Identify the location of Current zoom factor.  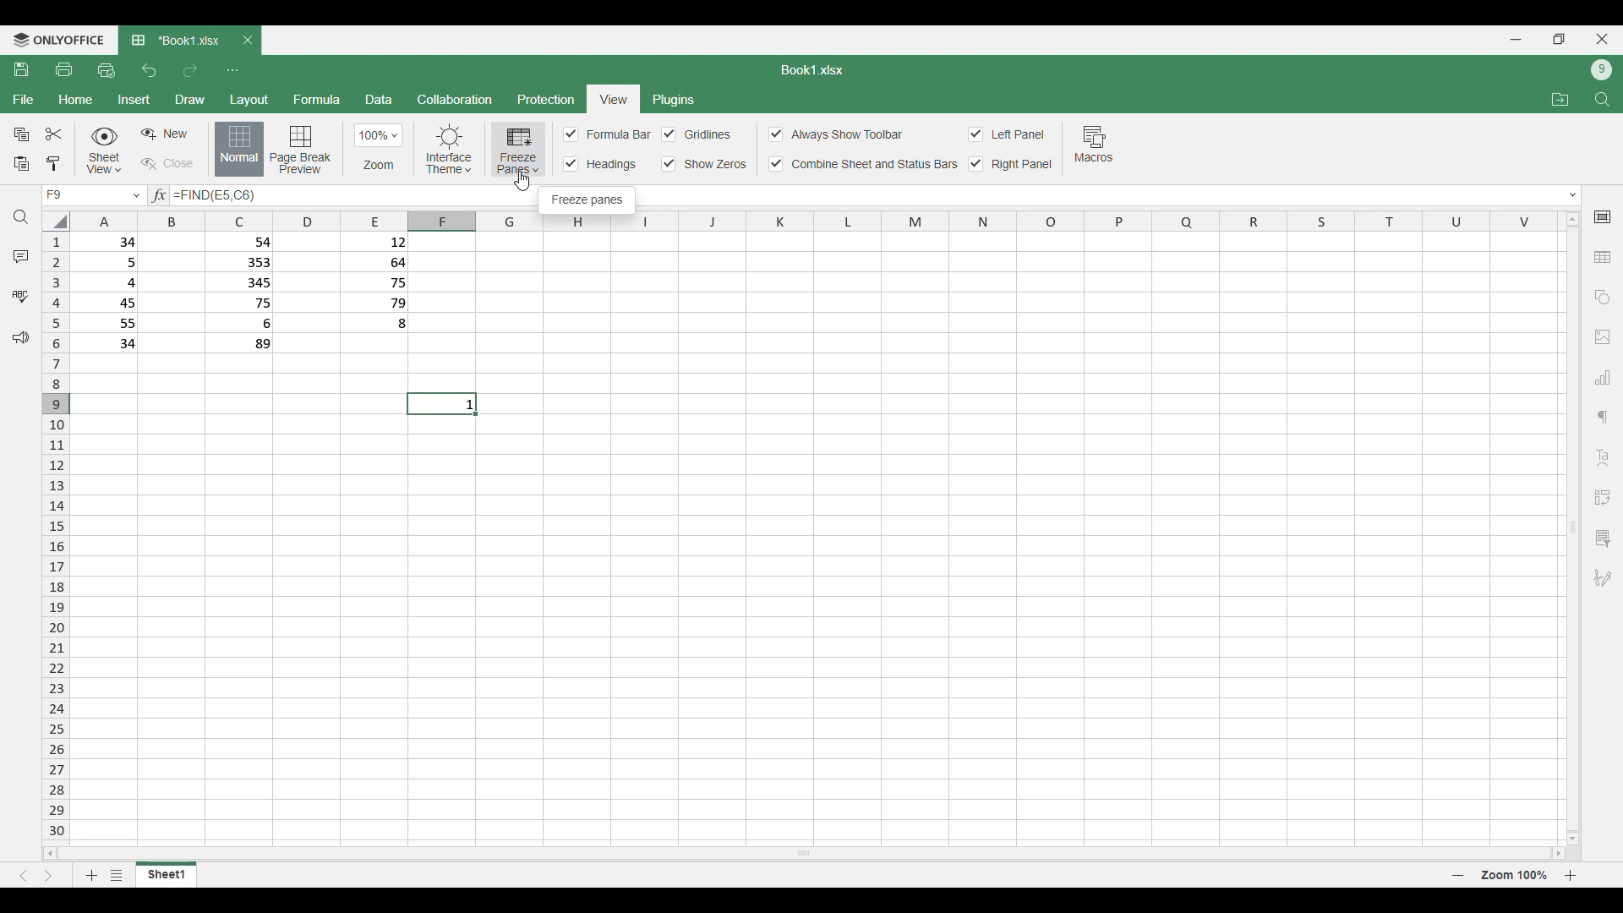
(1515, 875).